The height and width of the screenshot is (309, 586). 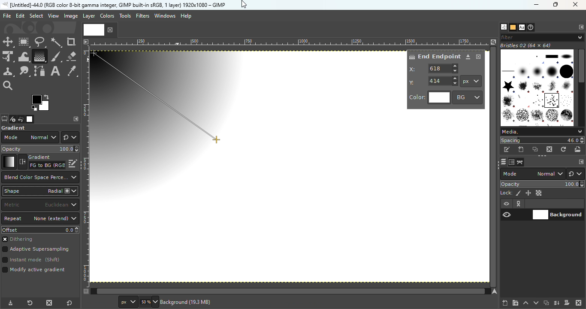 I want to click on Vertical scroll bar, so click(x=286, y=291).